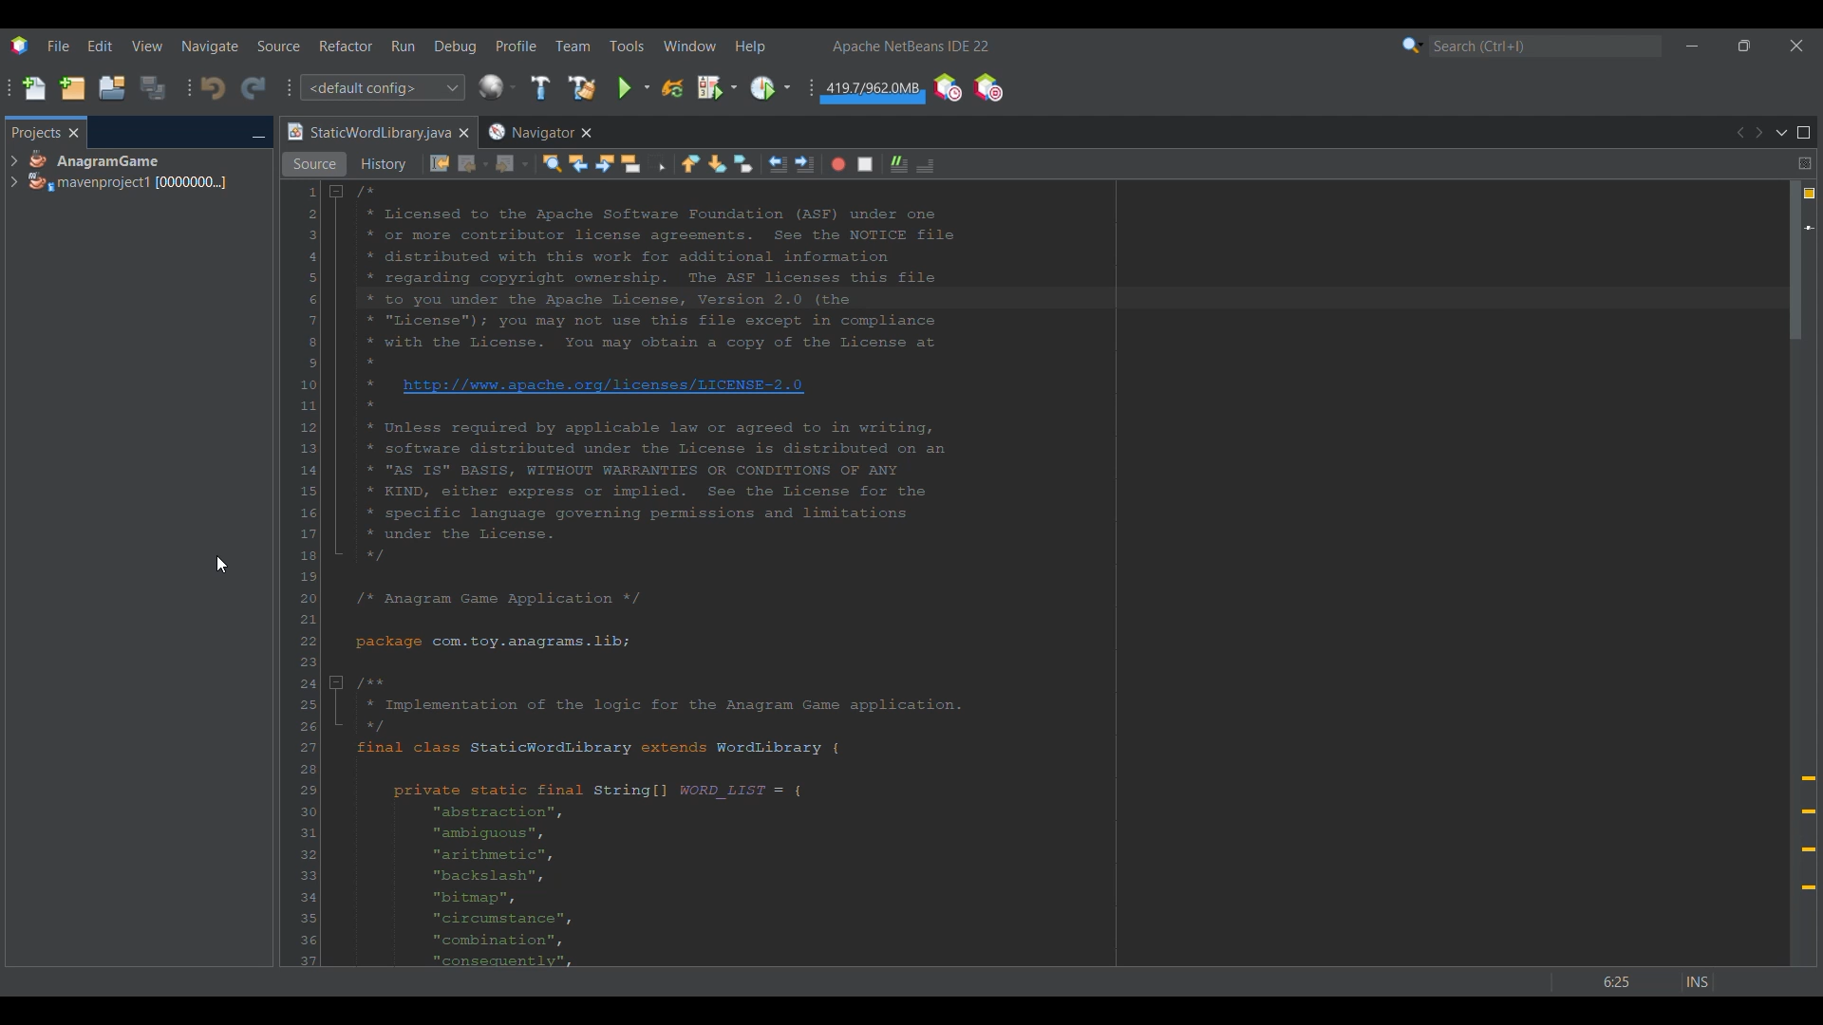  Describe the element at coordinates (581, 87) in the screenshot. I see `Clean and build main project` at that location.